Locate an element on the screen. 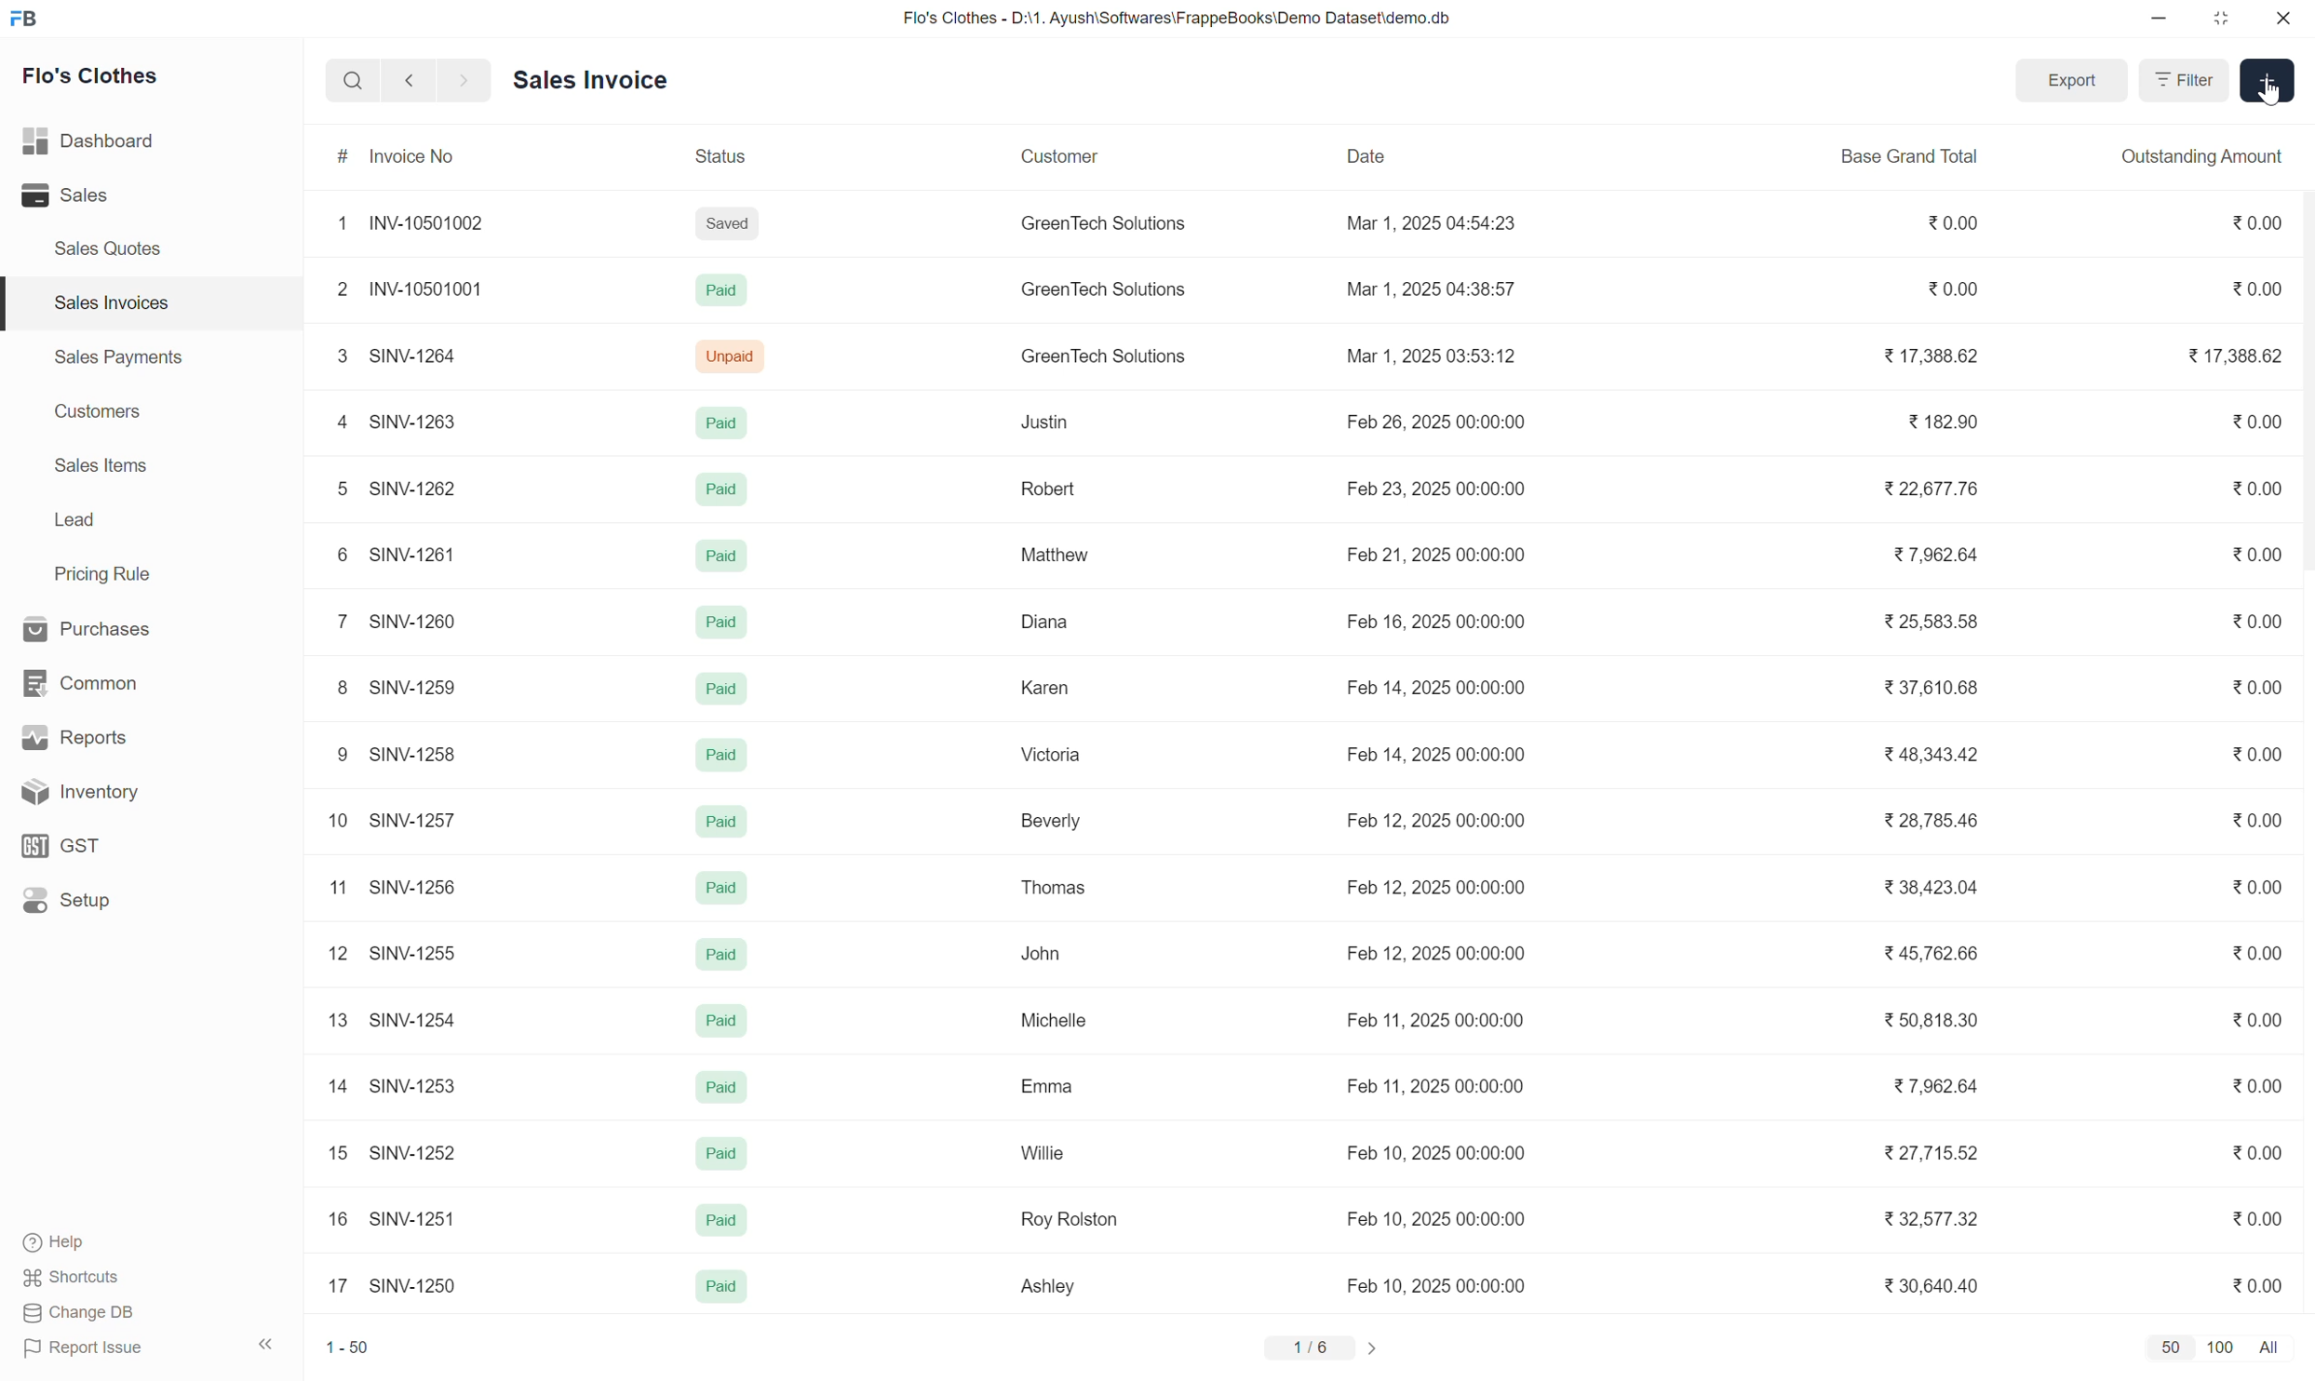 The width and height of the screenshot is (2315, 1381). Purchases  is located at coordinates (116, 626).